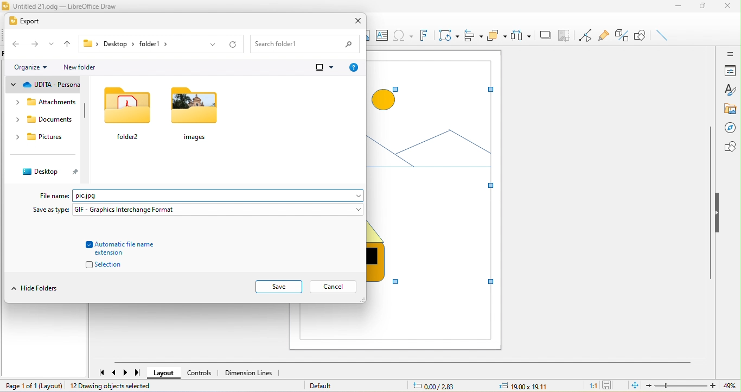 The height and width of the screenshot is (392, 741). I want to click on save, so click(278, 287).